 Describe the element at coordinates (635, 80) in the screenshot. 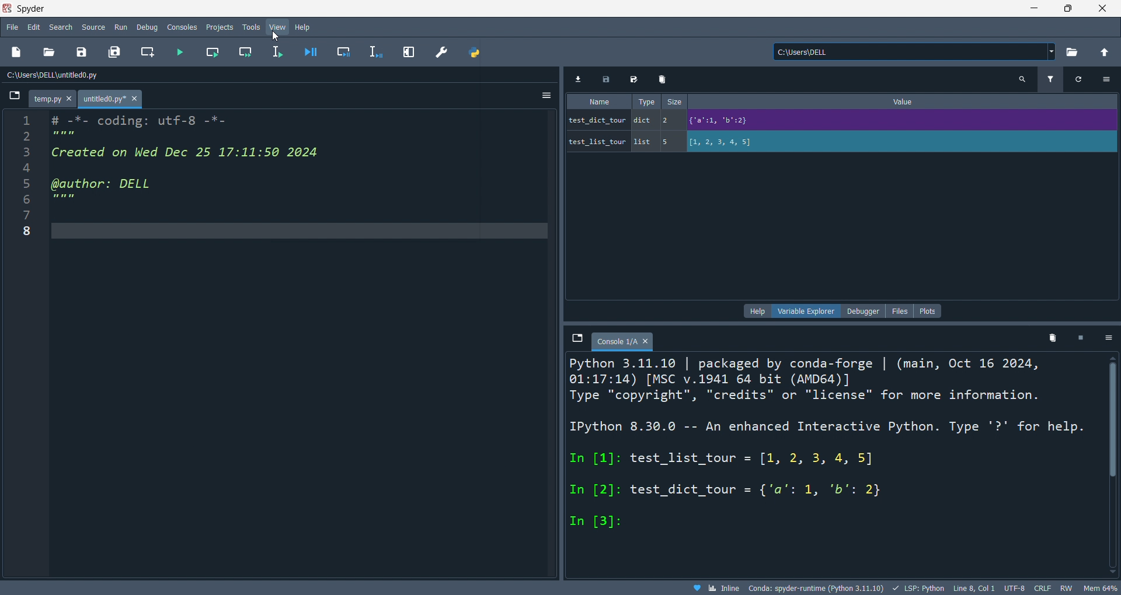

I see `save as` at that location.